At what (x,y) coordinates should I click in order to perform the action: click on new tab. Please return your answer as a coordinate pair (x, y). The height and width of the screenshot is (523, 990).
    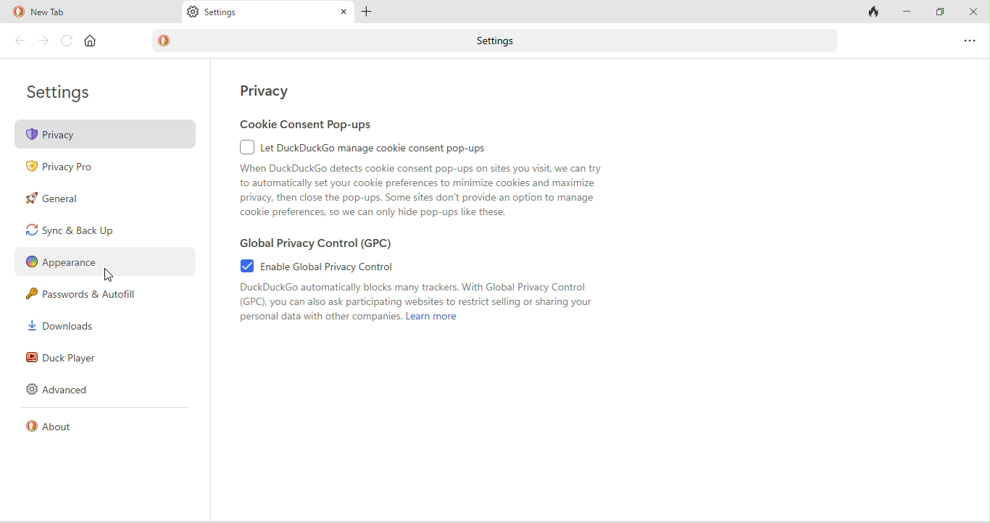
    Looking at the image, I should click on (71, 13).